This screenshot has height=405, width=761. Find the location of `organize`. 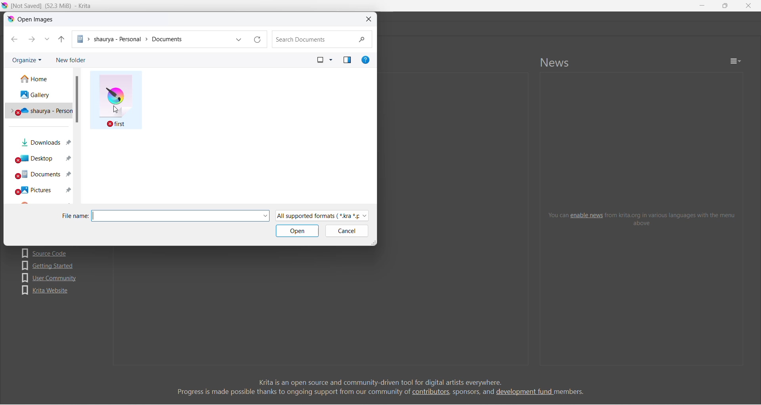

organize is located at coordinates (27, 59).